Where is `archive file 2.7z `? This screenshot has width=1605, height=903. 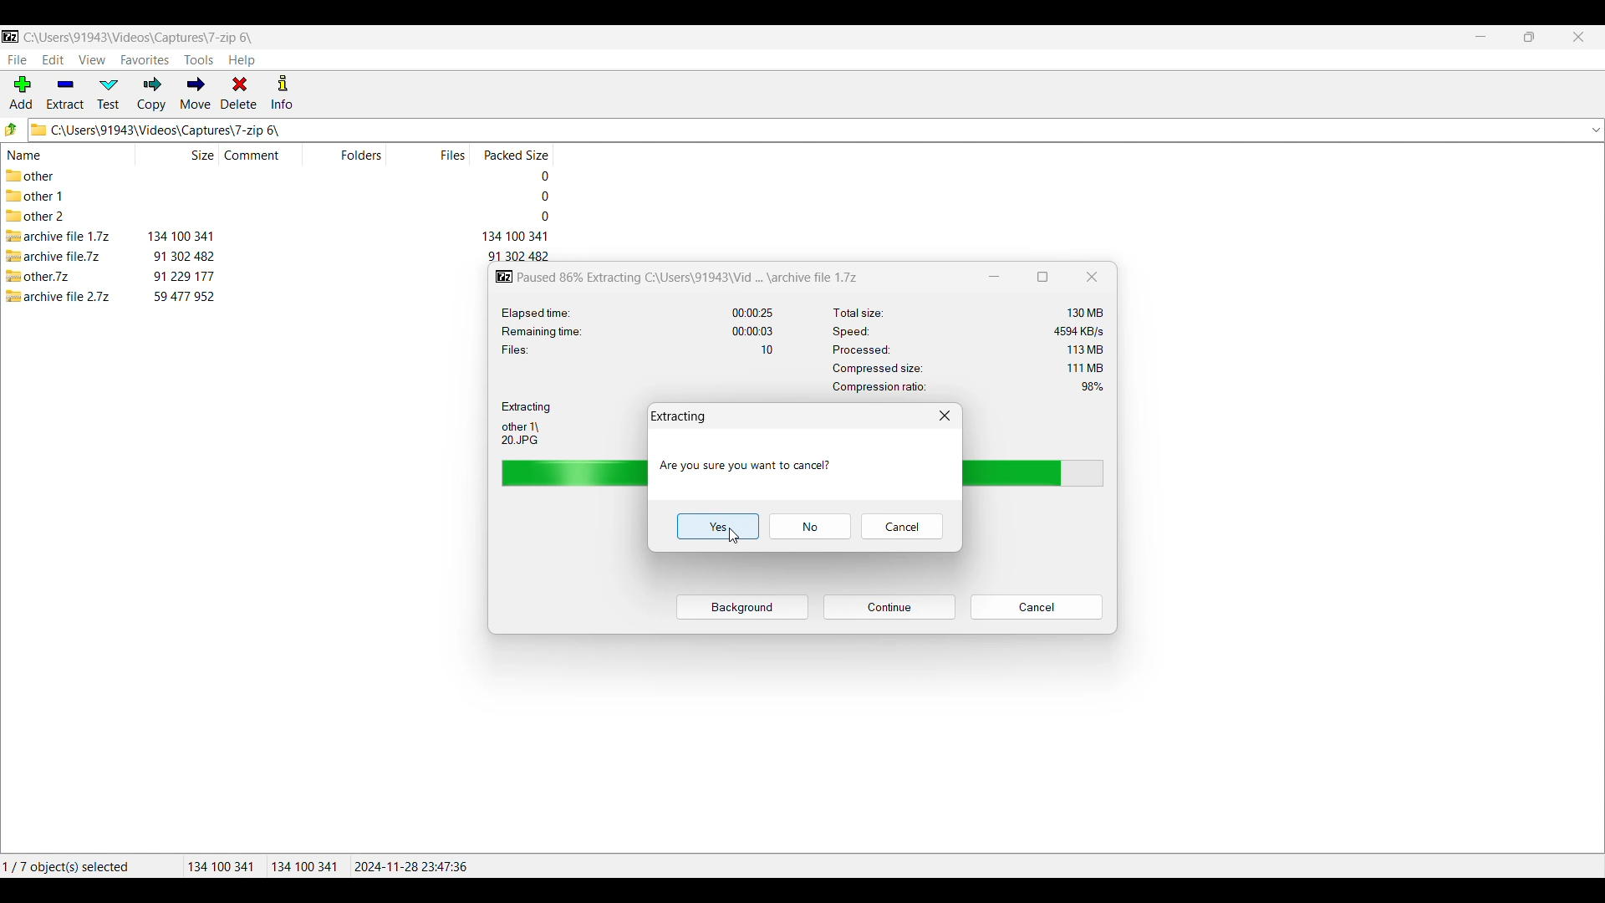
archive file 2.7z  is located at coordinates (60, 295).